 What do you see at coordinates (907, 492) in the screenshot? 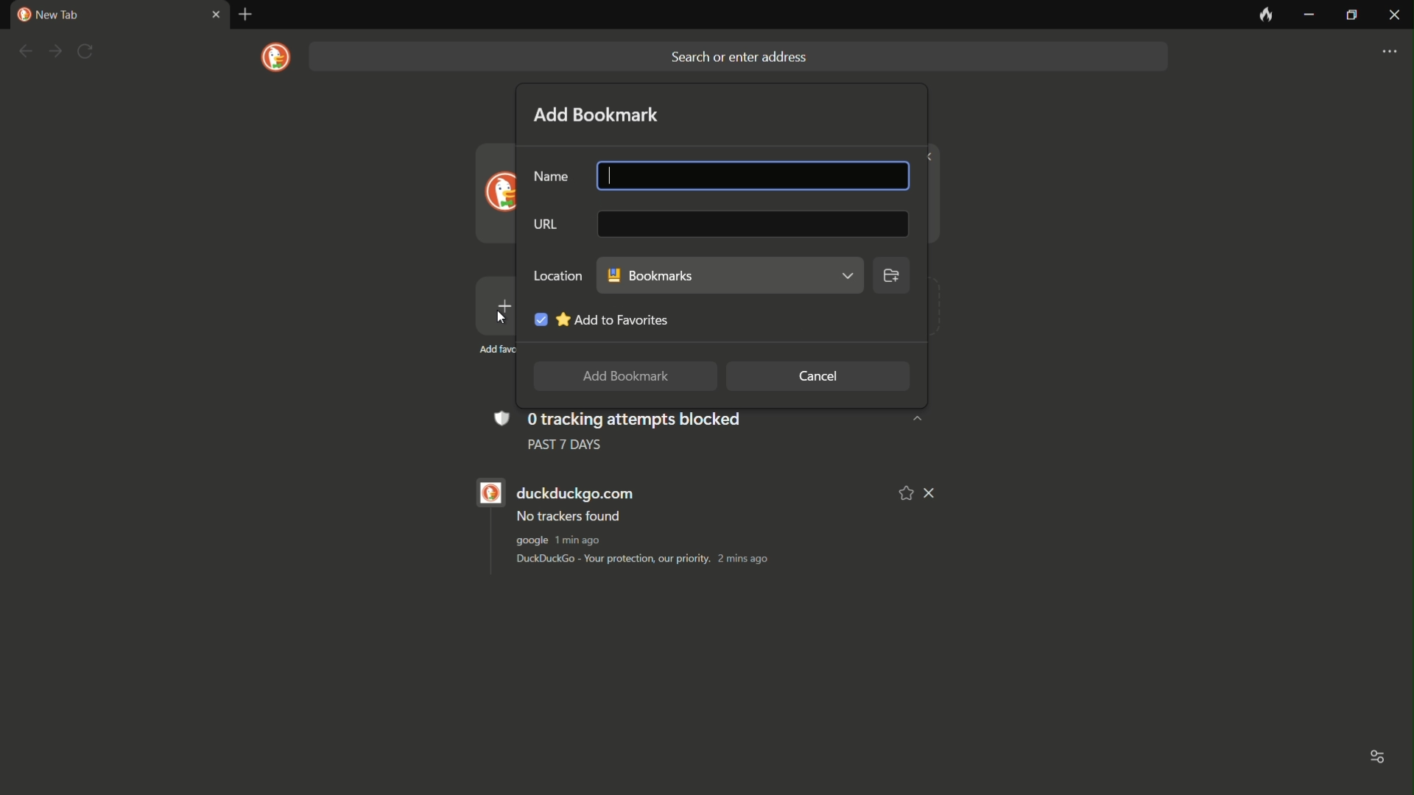
I see `add to favorite` at bounding box center [907, 492].